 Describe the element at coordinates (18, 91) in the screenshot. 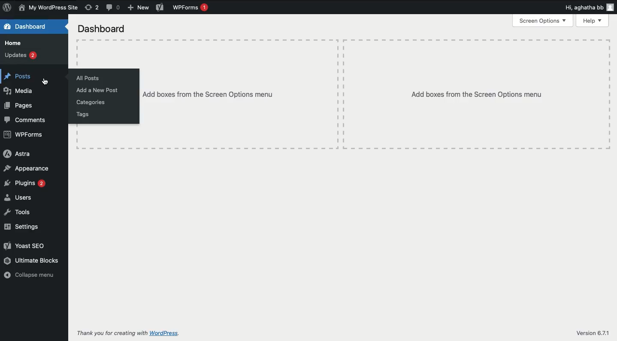

I see `Media` at that location.